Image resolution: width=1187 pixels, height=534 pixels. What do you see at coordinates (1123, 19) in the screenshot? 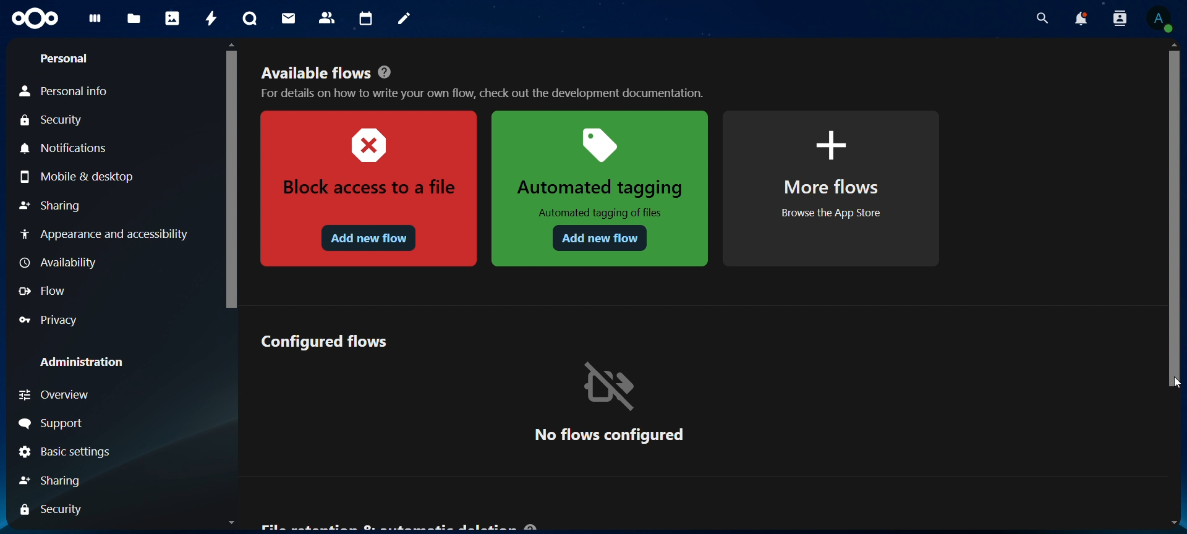
I see `search contacts` at bounding box center [1123, 19].